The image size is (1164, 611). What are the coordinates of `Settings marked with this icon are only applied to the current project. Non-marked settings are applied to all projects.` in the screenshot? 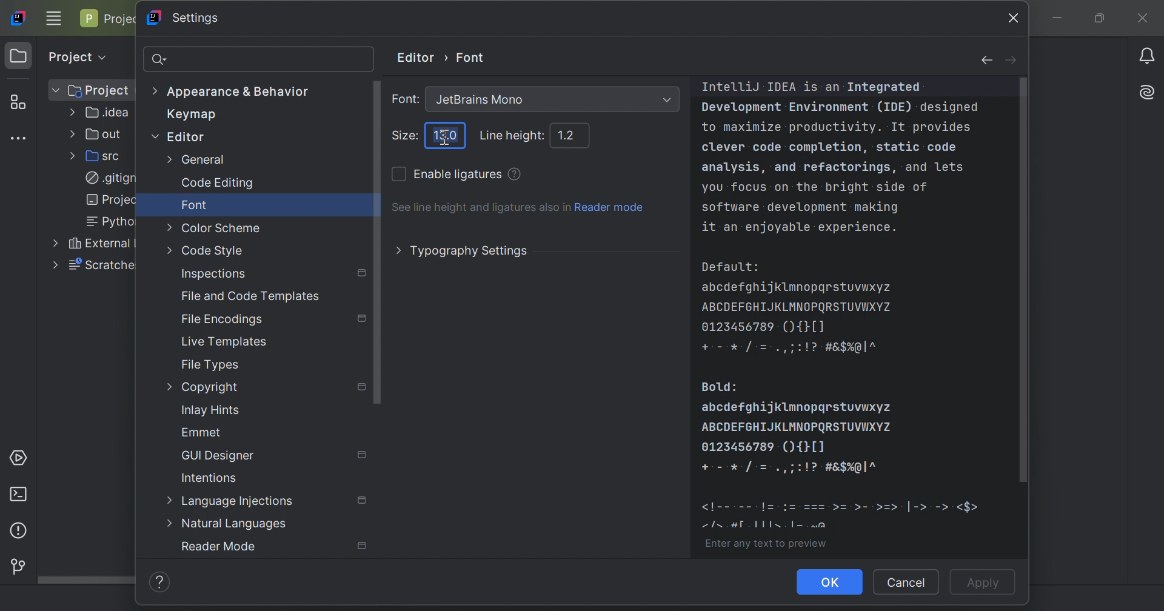 It's located at (363, 547).